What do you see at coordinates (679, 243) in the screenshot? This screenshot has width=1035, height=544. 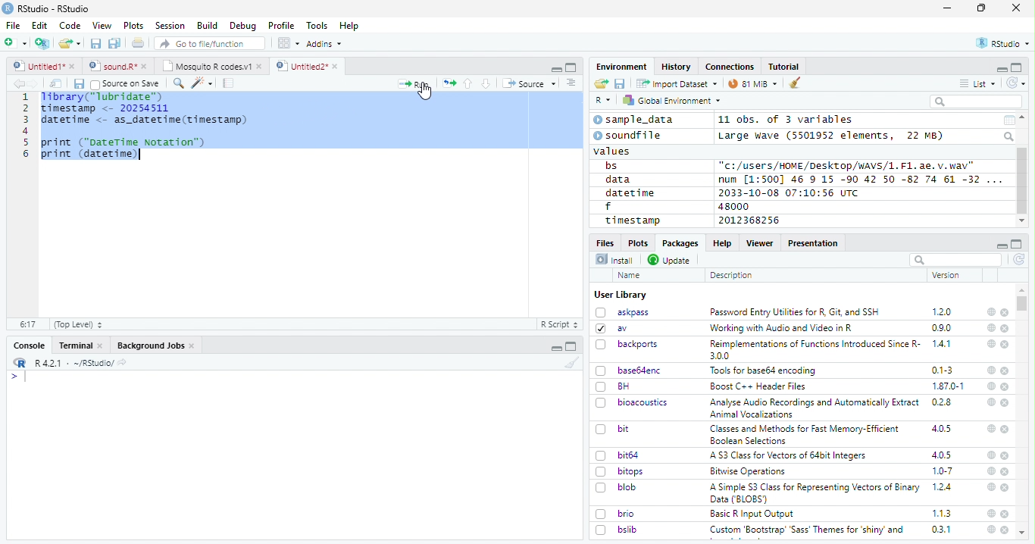 I see `Packages` at bounding box center [679, 243].